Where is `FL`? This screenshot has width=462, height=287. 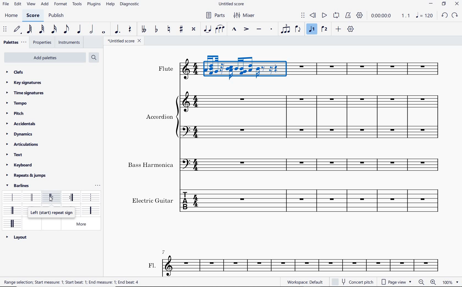 FL is located at coordinates (302, 266).